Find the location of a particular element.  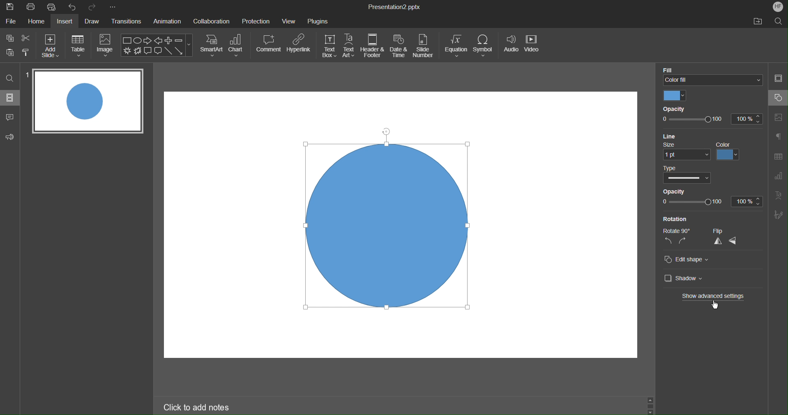

Comment is located at coordinates (269, 43).